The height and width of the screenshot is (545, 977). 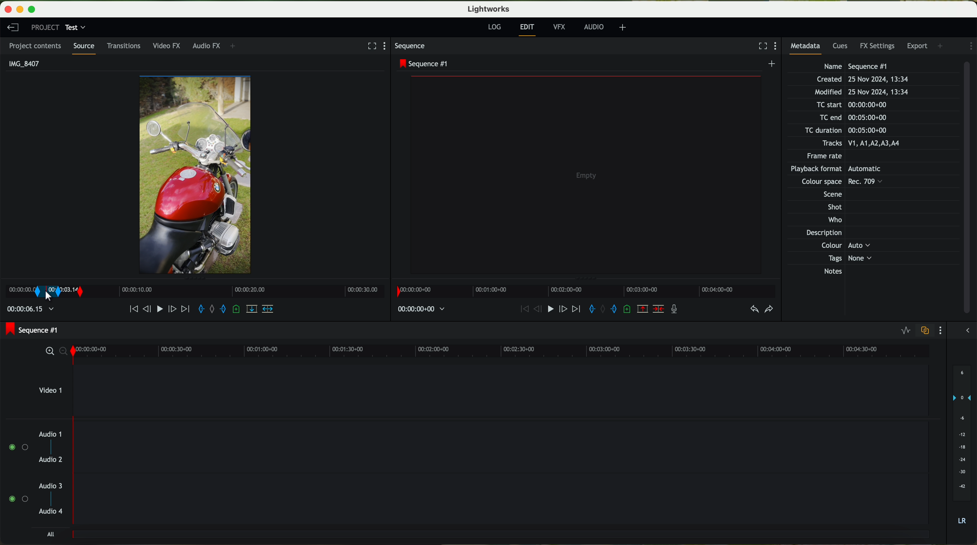 What do you see at coordinates (585, 291) in the screenshot?
I see `timeline` at bounding box center [585, 291].